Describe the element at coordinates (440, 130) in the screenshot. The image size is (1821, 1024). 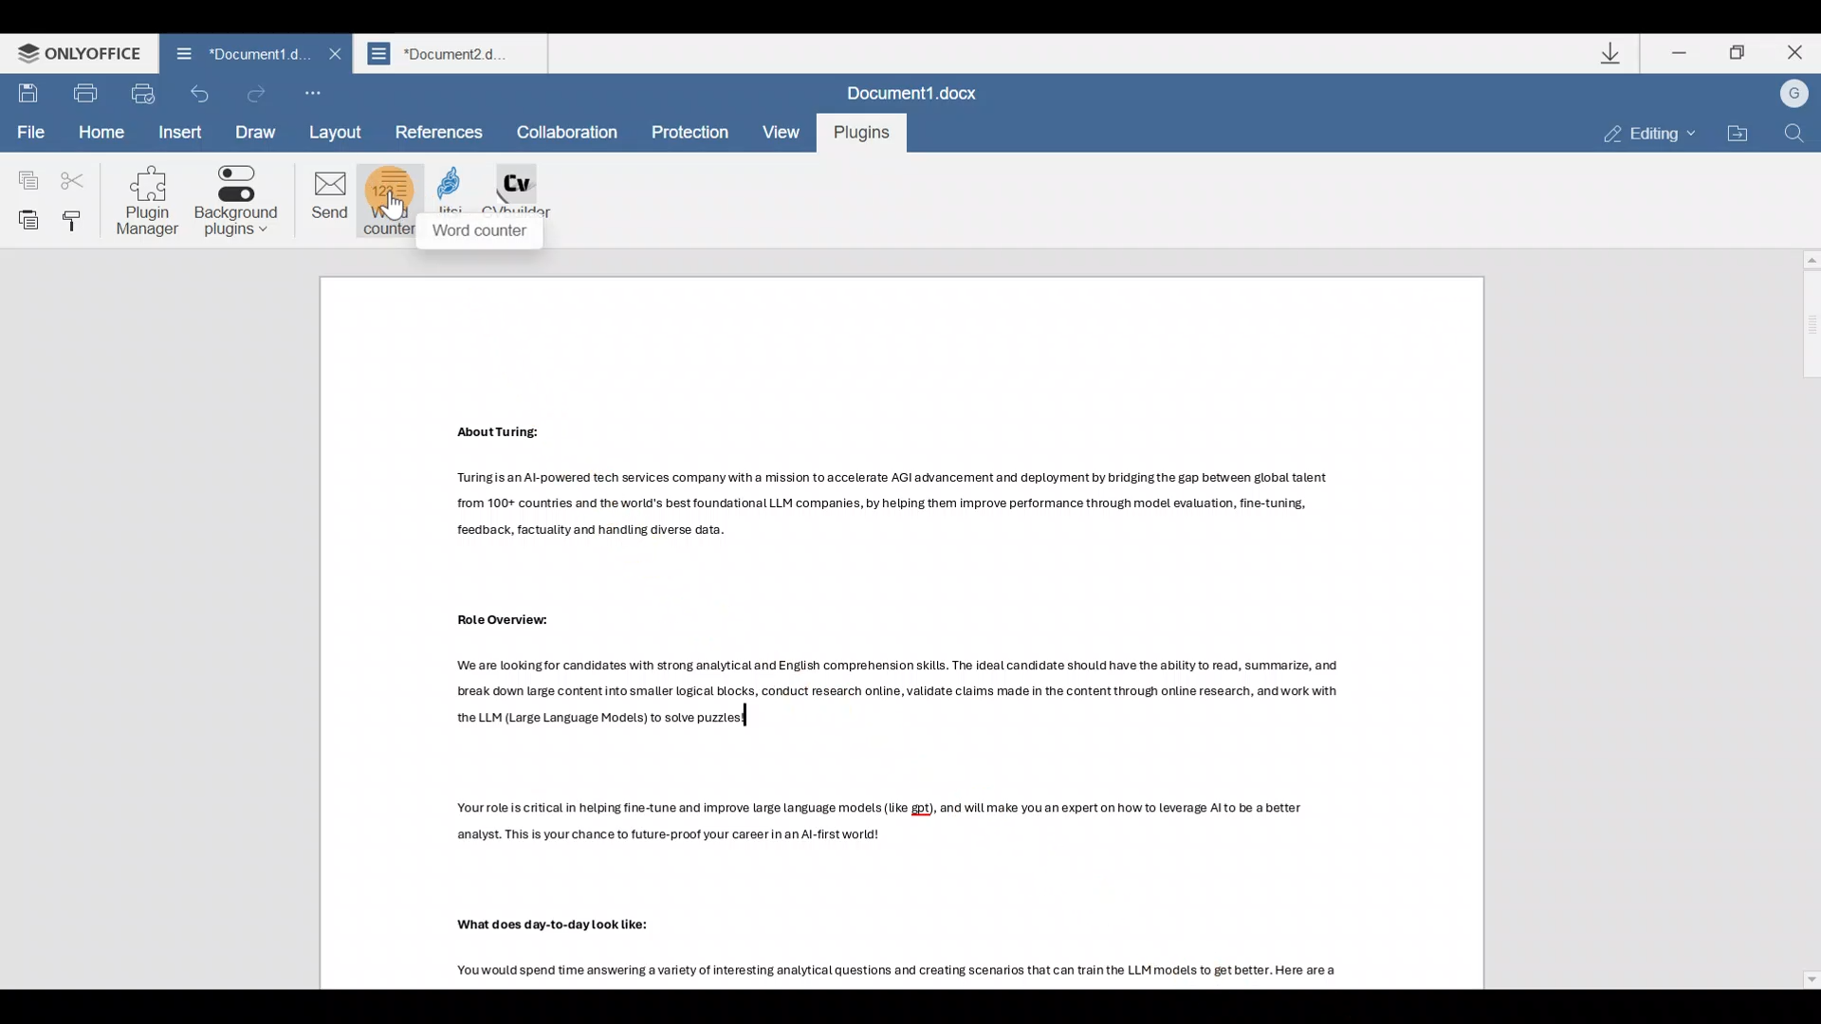
I see `References` at that location.